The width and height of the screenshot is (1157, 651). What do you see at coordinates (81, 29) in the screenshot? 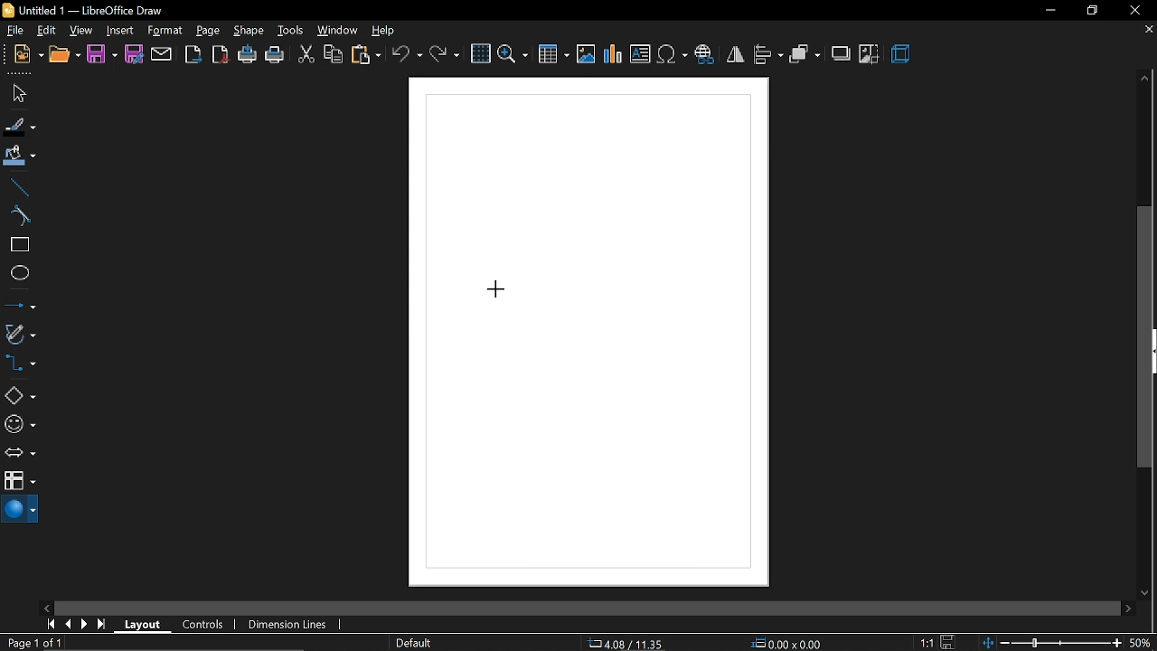
I see `view` at bounding box center [81, 29].